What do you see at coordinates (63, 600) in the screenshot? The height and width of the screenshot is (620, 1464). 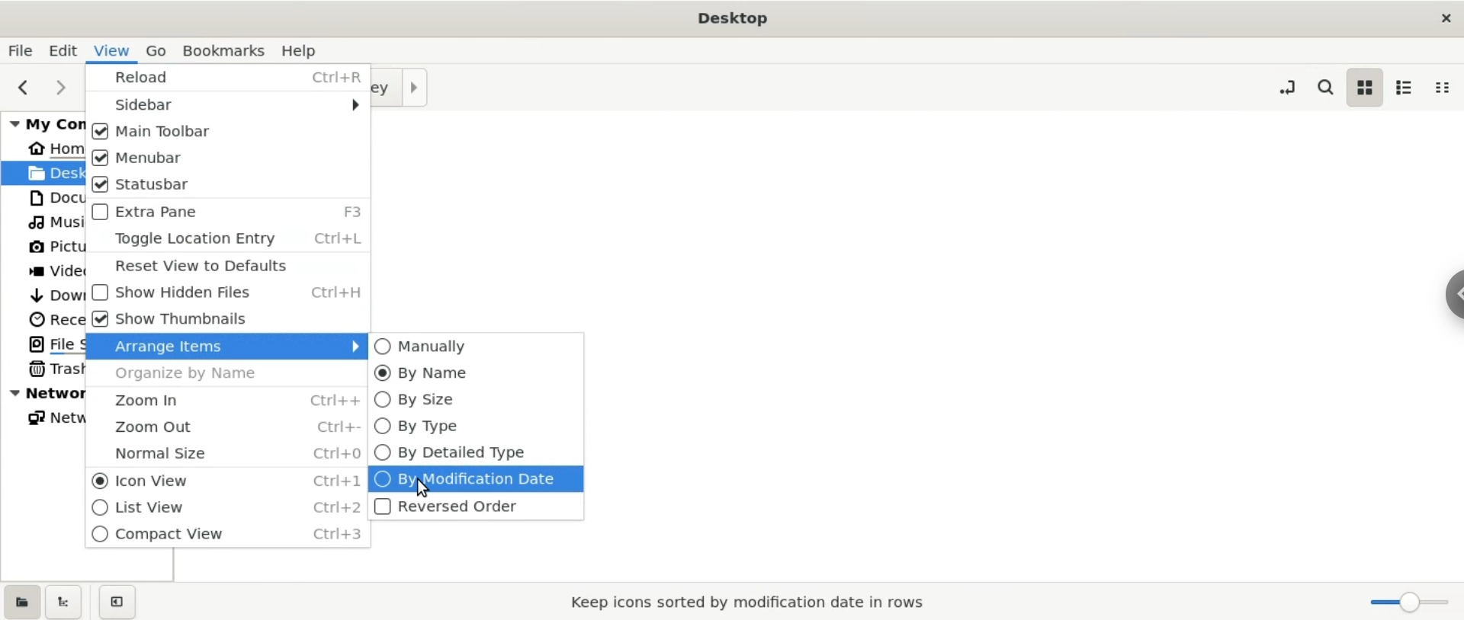 I see `show treeview` at bounding box center [63, 600].